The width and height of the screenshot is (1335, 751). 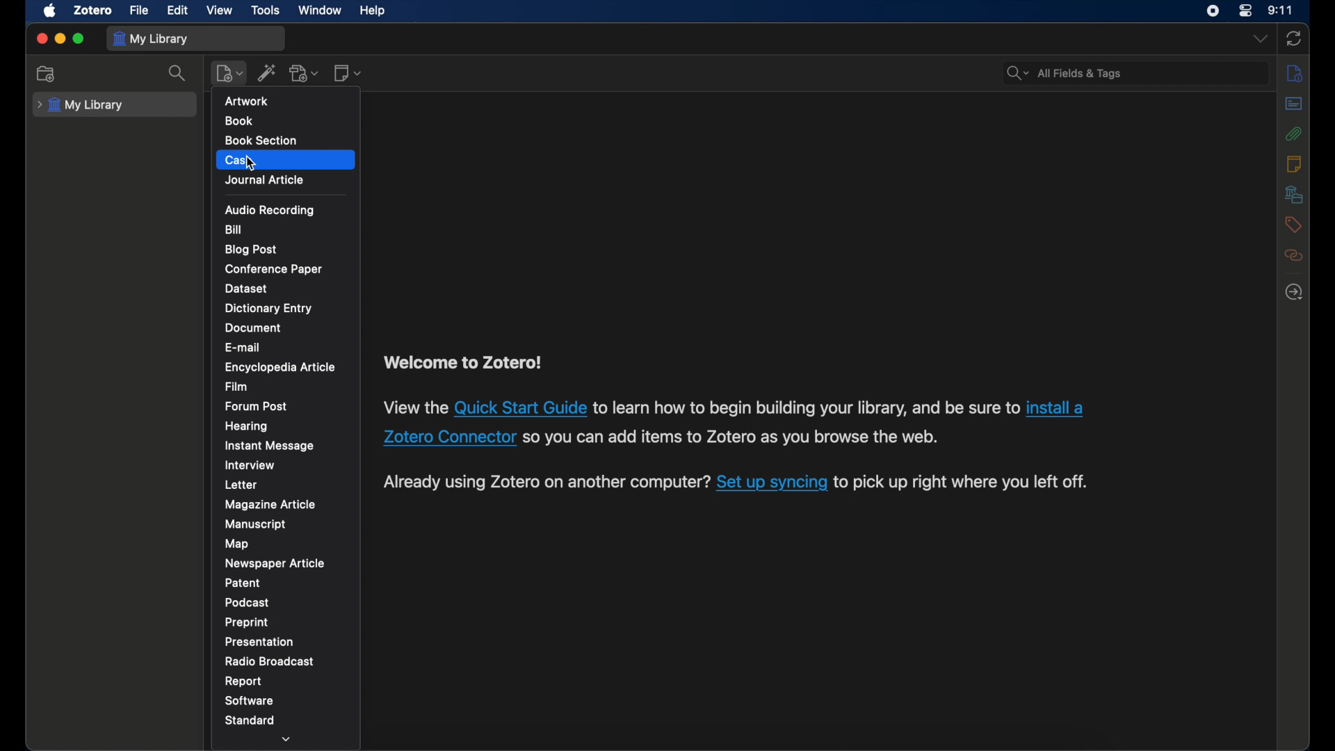 What do you see at coordinates (767, 429) in the screenshot?
I see `Welcome to Zotero!

View the Quick Start Guide to learn how to begin building your library, and be sure to install a
Zotero Connector so you can add items to Zotero as you browse the web.

Already using Zotero on another computer? Set up syncing to pick up right where you left off.` at bounding box center [767, 429].